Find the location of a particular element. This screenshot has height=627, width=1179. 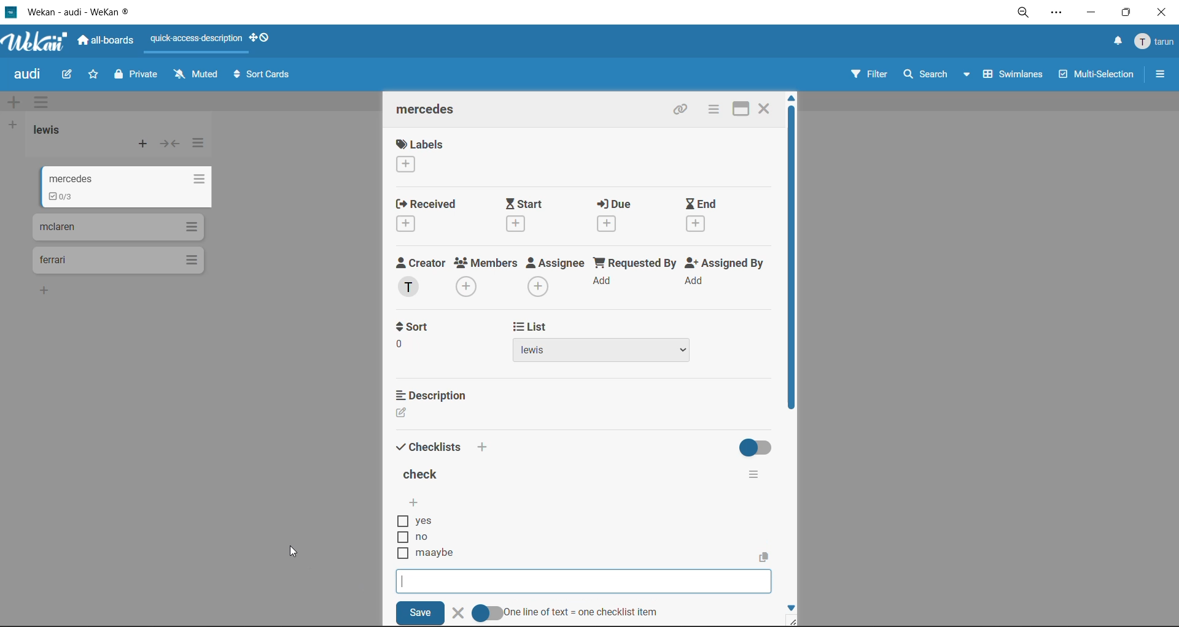

checklist item input box is located at coordinates (582, 582).